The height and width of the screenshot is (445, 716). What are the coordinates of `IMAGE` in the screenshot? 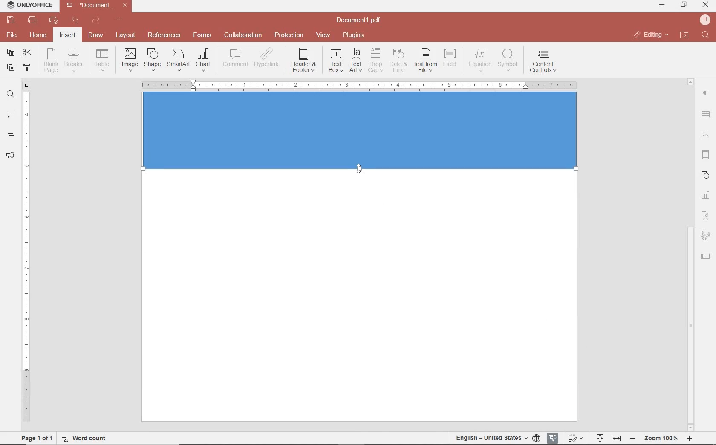 It's located at (706, 136).